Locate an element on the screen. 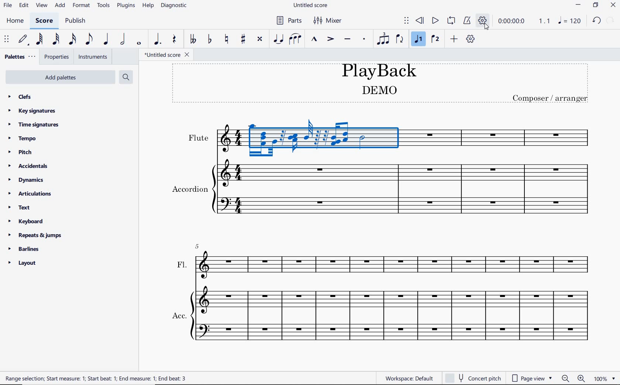 Image resolution: width=620 pixels, height=385 pixels. plugins is located at coordinates (125, 6).